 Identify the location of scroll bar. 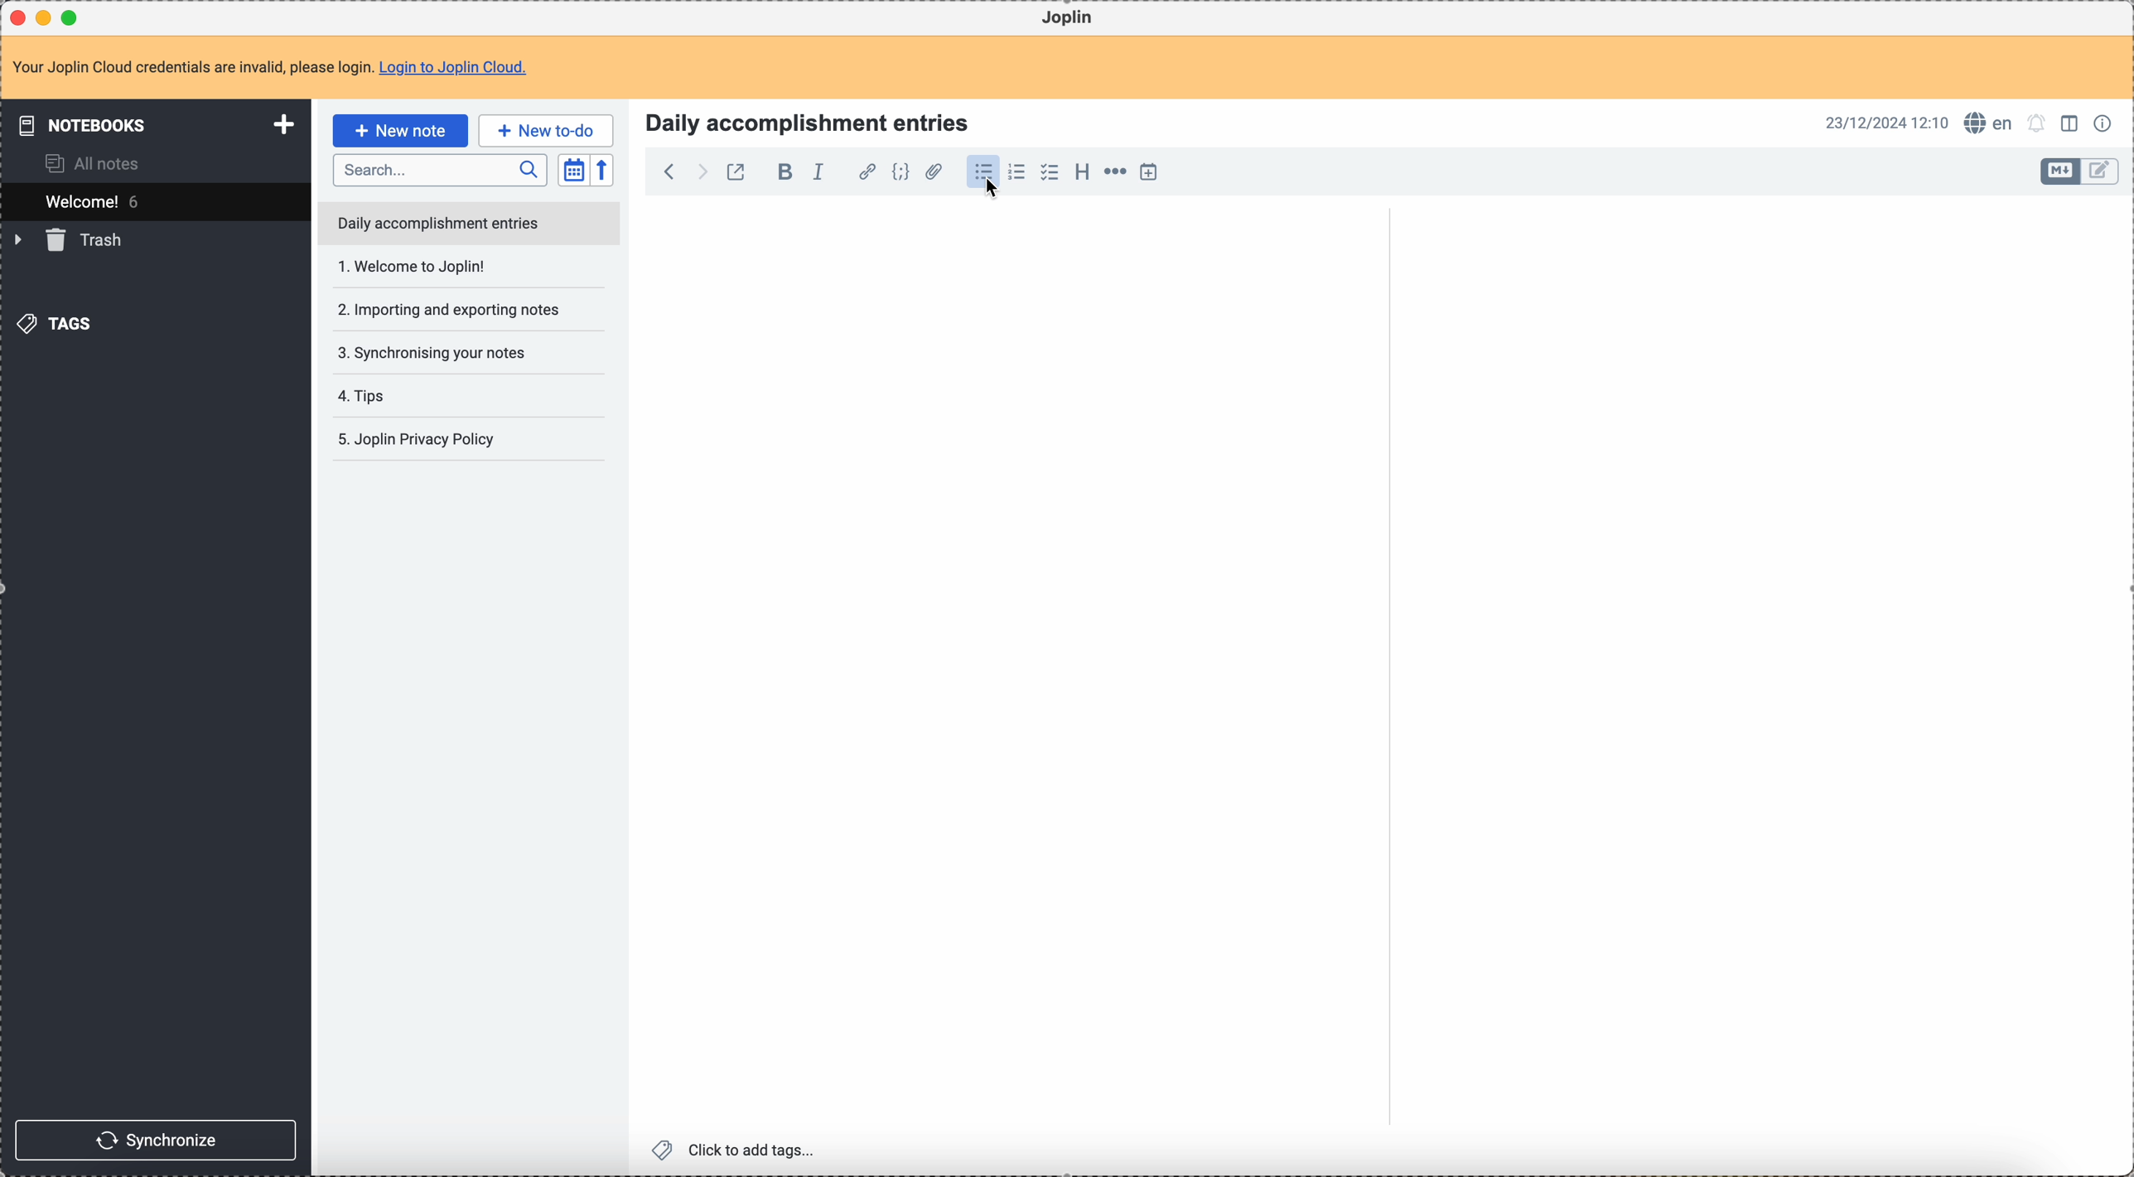
(2121, 374).